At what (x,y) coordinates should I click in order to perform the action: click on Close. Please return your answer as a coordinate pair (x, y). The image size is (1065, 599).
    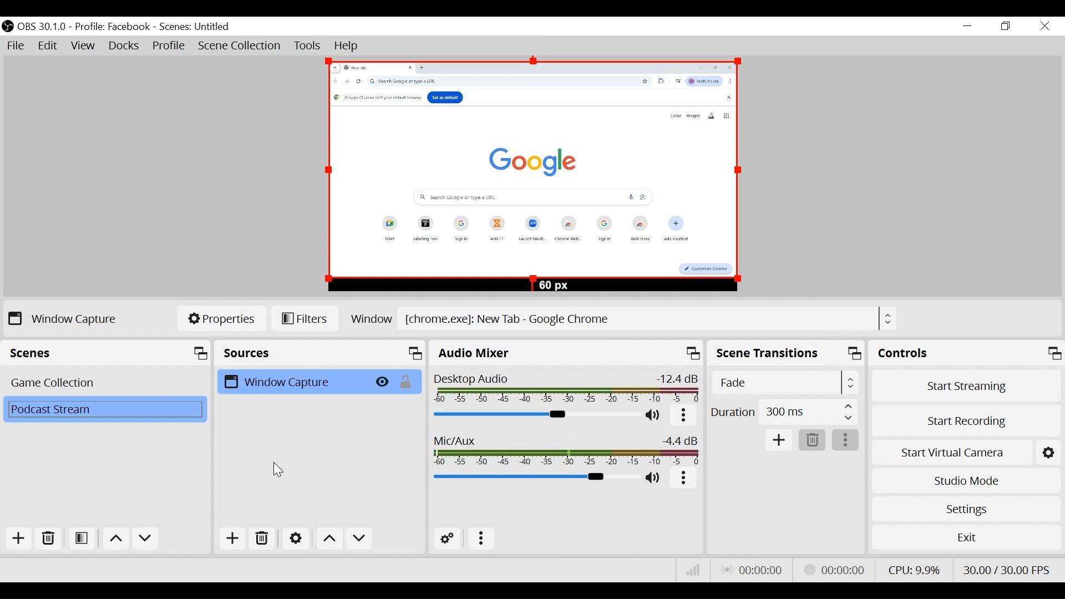
    Looking at the image, I should click on (1044, 27).